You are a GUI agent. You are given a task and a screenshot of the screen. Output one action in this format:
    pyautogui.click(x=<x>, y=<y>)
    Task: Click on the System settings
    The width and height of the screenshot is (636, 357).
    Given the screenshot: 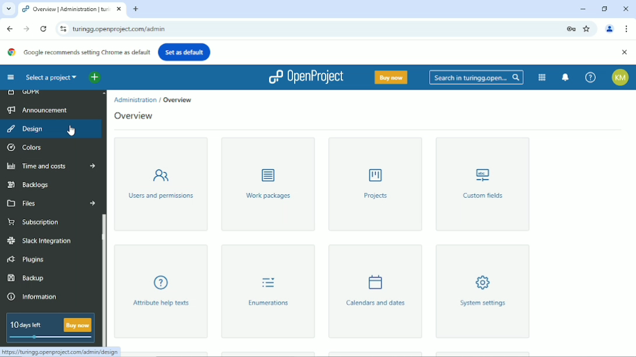 What is the action you would take?
    pyautogui.click(x=482, y=292)
    